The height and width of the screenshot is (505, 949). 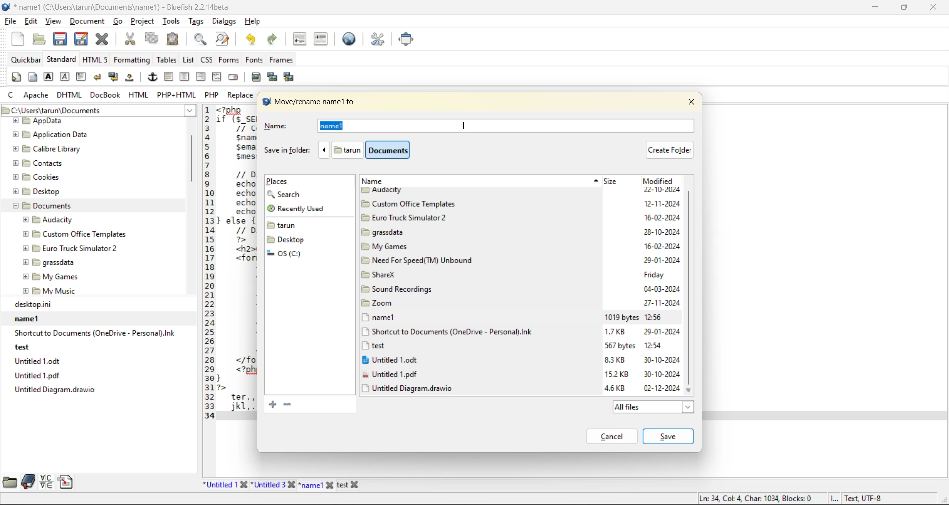 What do you see at coordinates (300, 41) in the screenshot?
I see `unindent` at bounding box center [300, 41].